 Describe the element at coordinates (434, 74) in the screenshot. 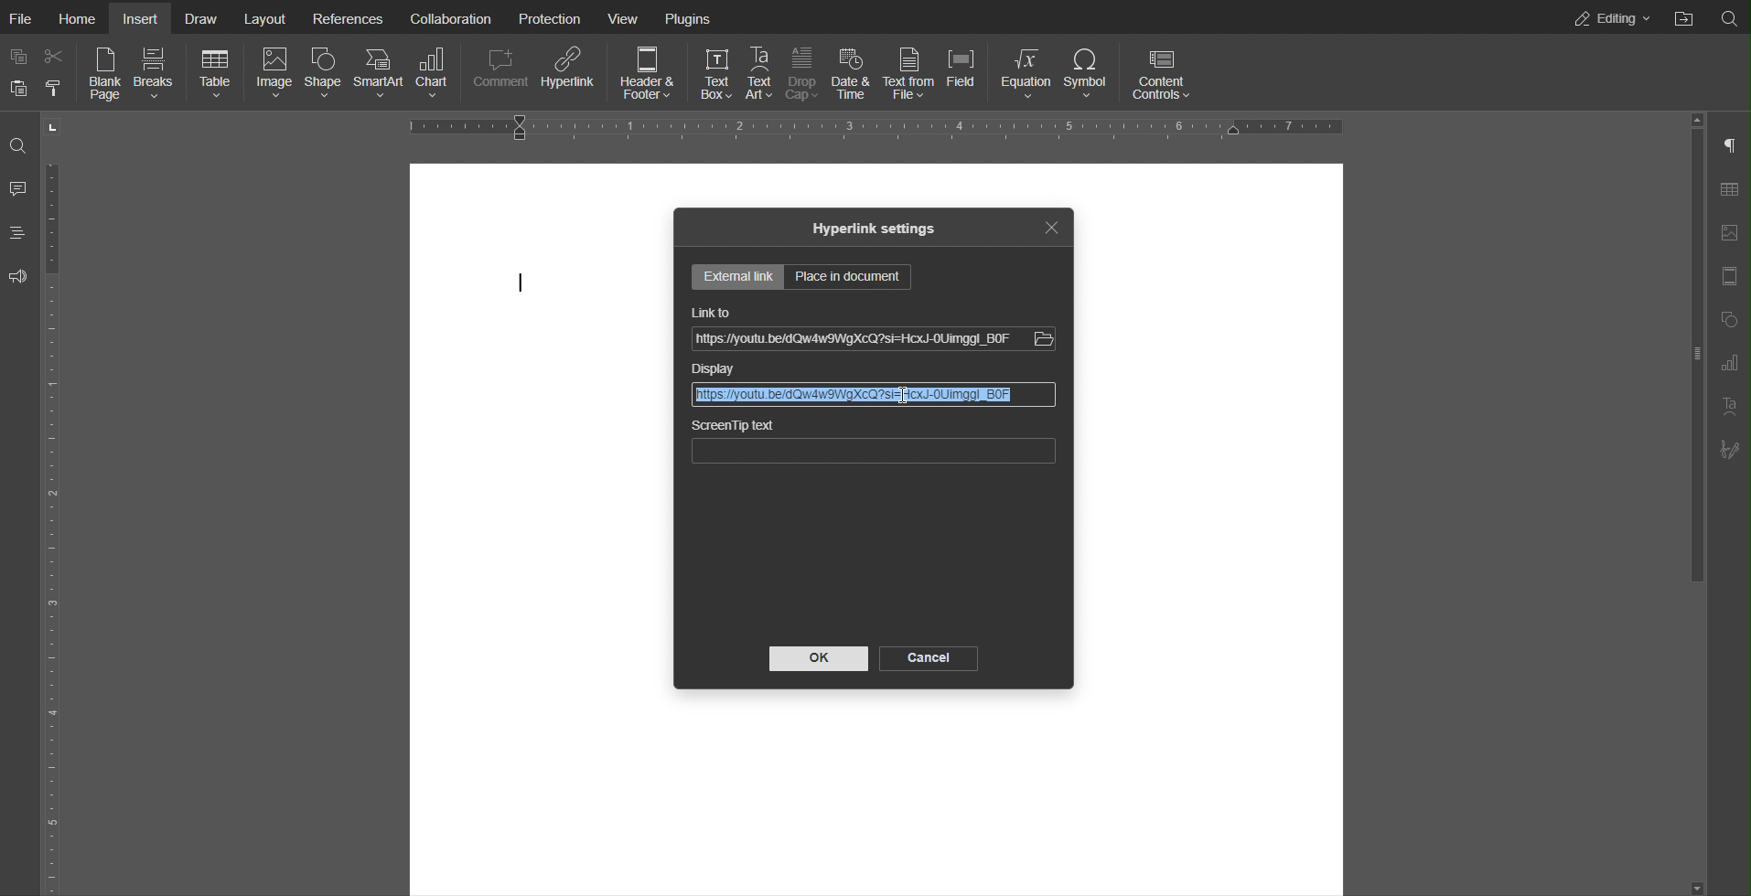

I see `Chart` at that location.